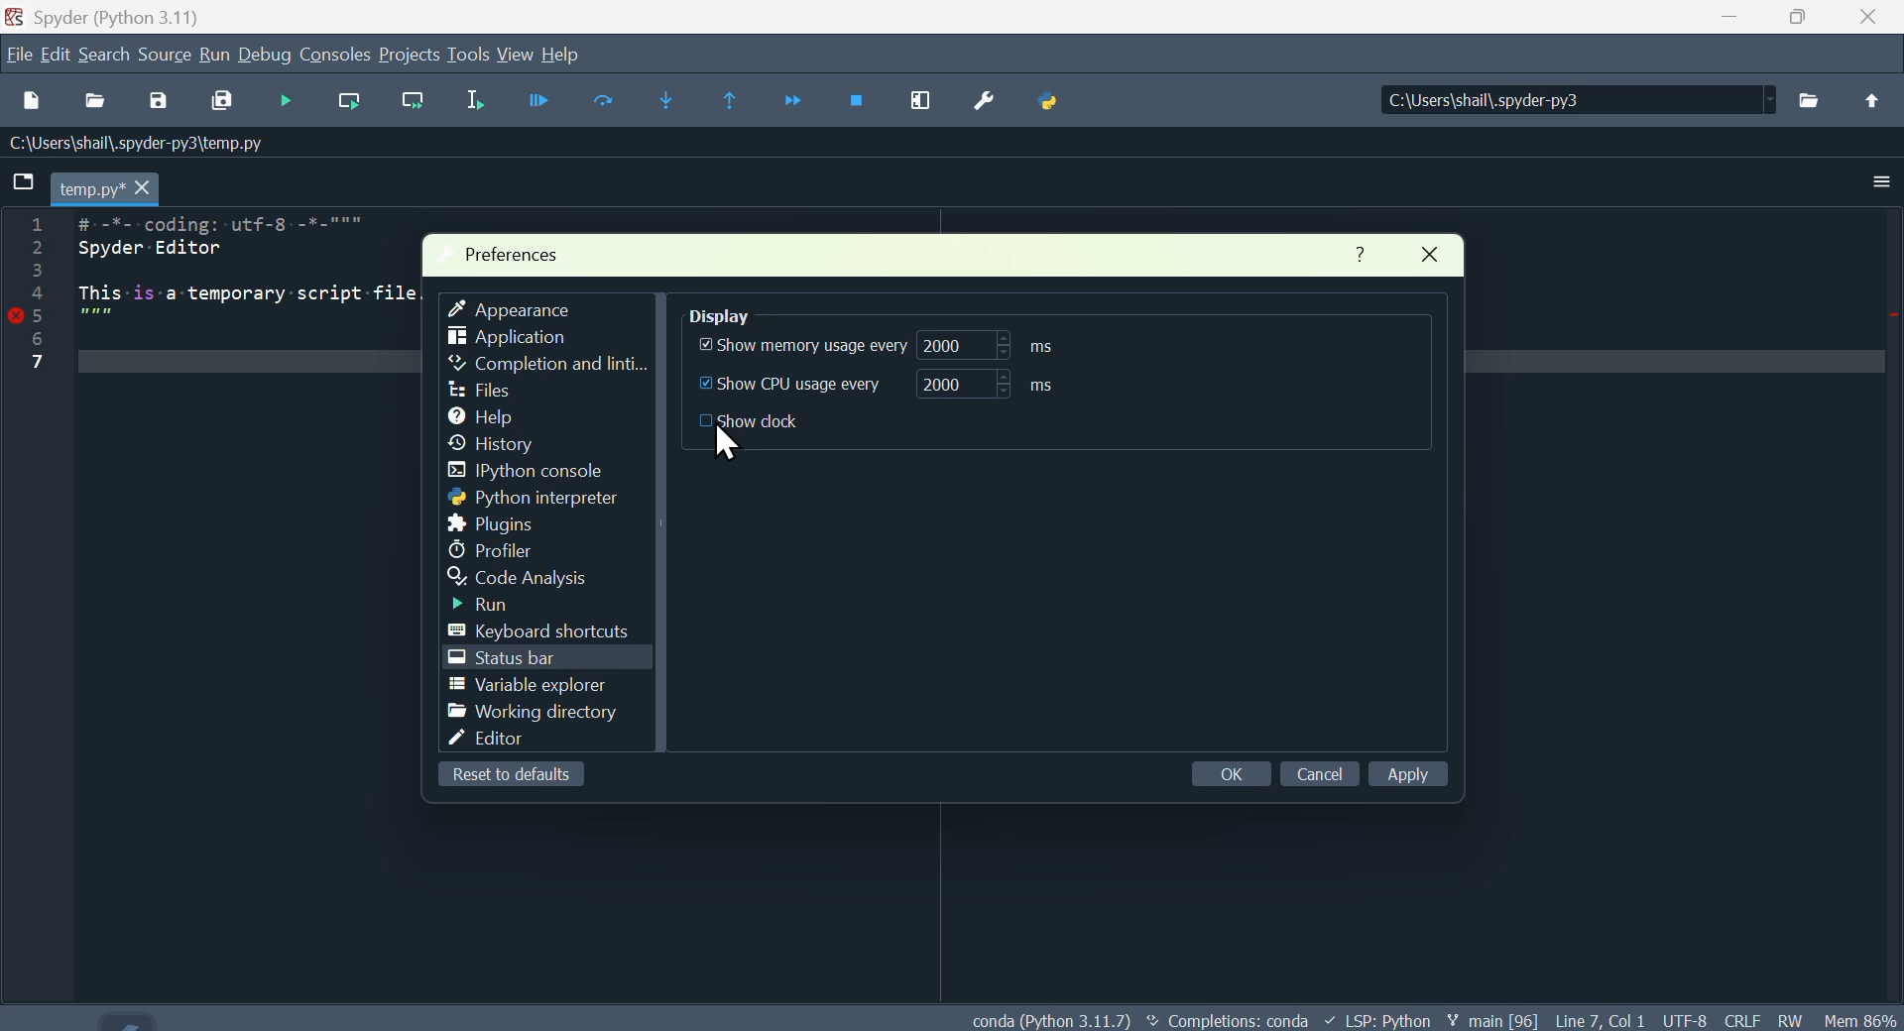 This screenshot has height=1031, width=1904. Describe the element at coordinates (538, 579) in the screenshot. I see `Code analysis` at that location.